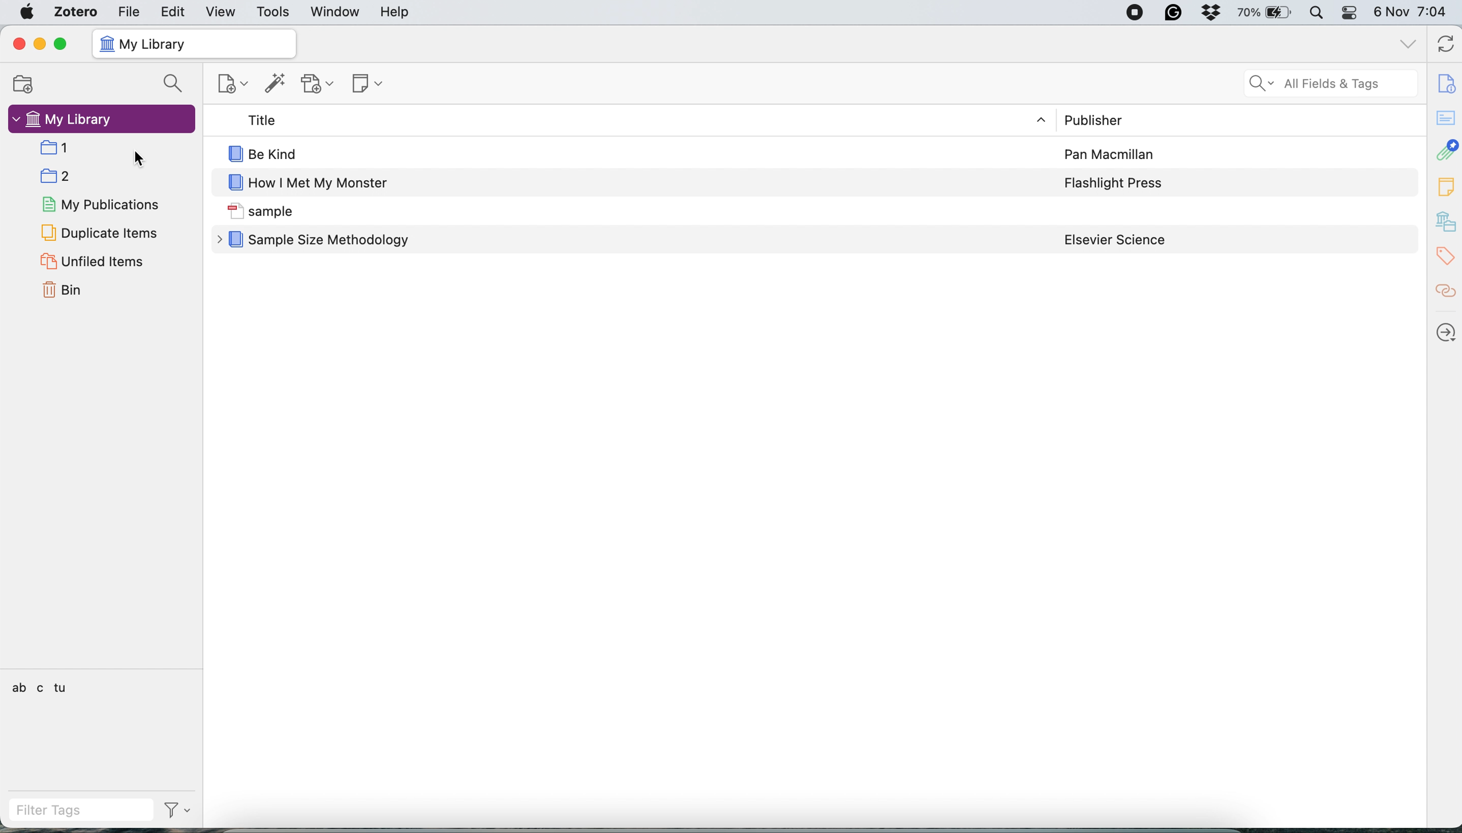  What do you see at coordinates (27, 82) in the screenshot?
I see `new collection` at bounding box center [27, 82].